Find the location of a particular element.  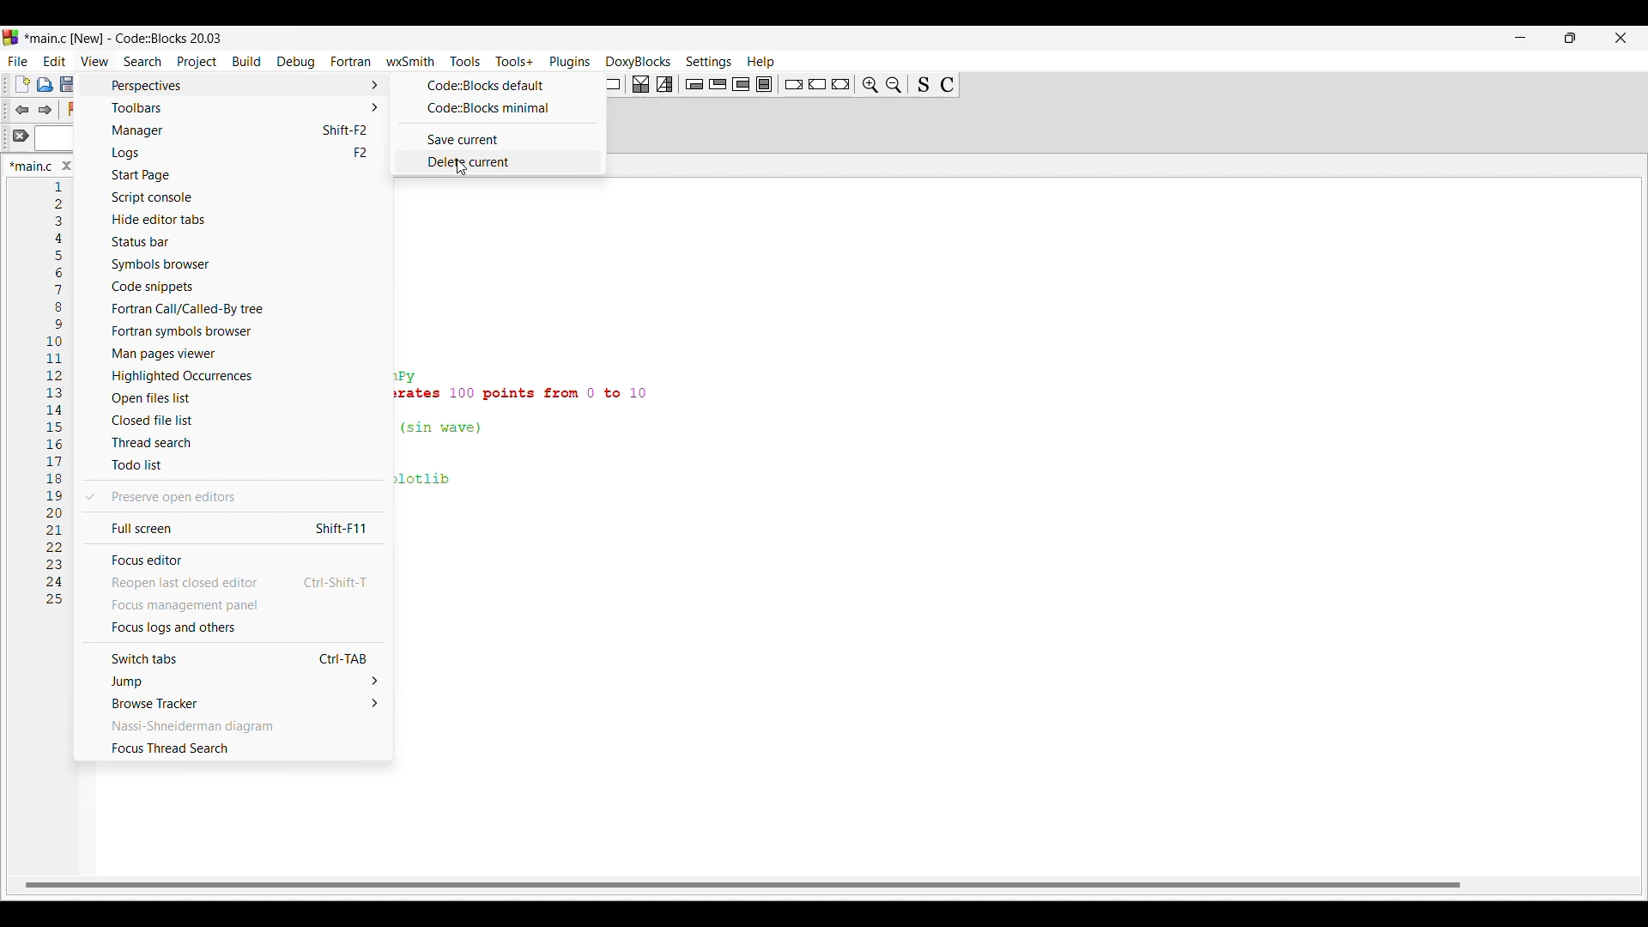

Zoom in is located at coordinates (870, 84).